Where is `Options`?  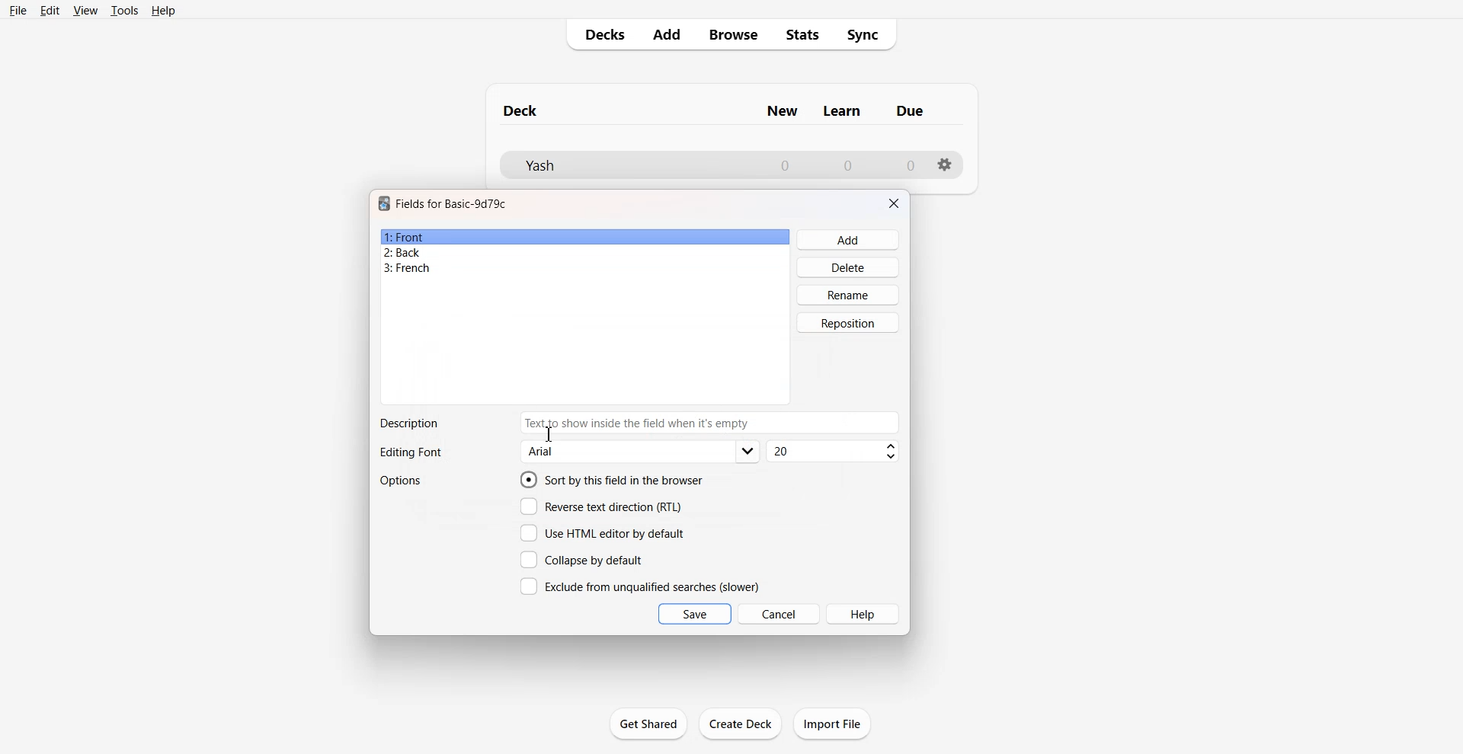
Options is located at coordinates (402, 481).